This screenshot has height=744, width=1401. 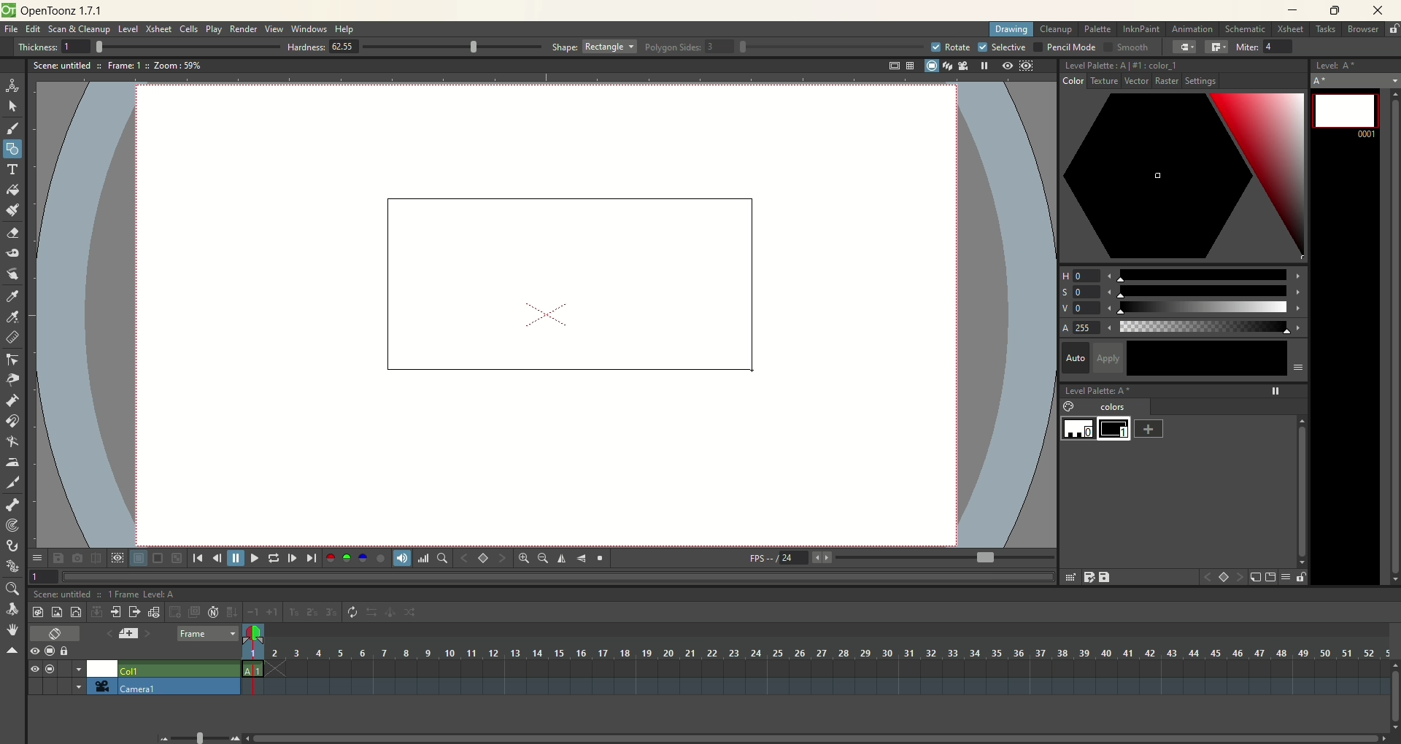 I want to click on reframe on 2's, so click(x=314, y=613).